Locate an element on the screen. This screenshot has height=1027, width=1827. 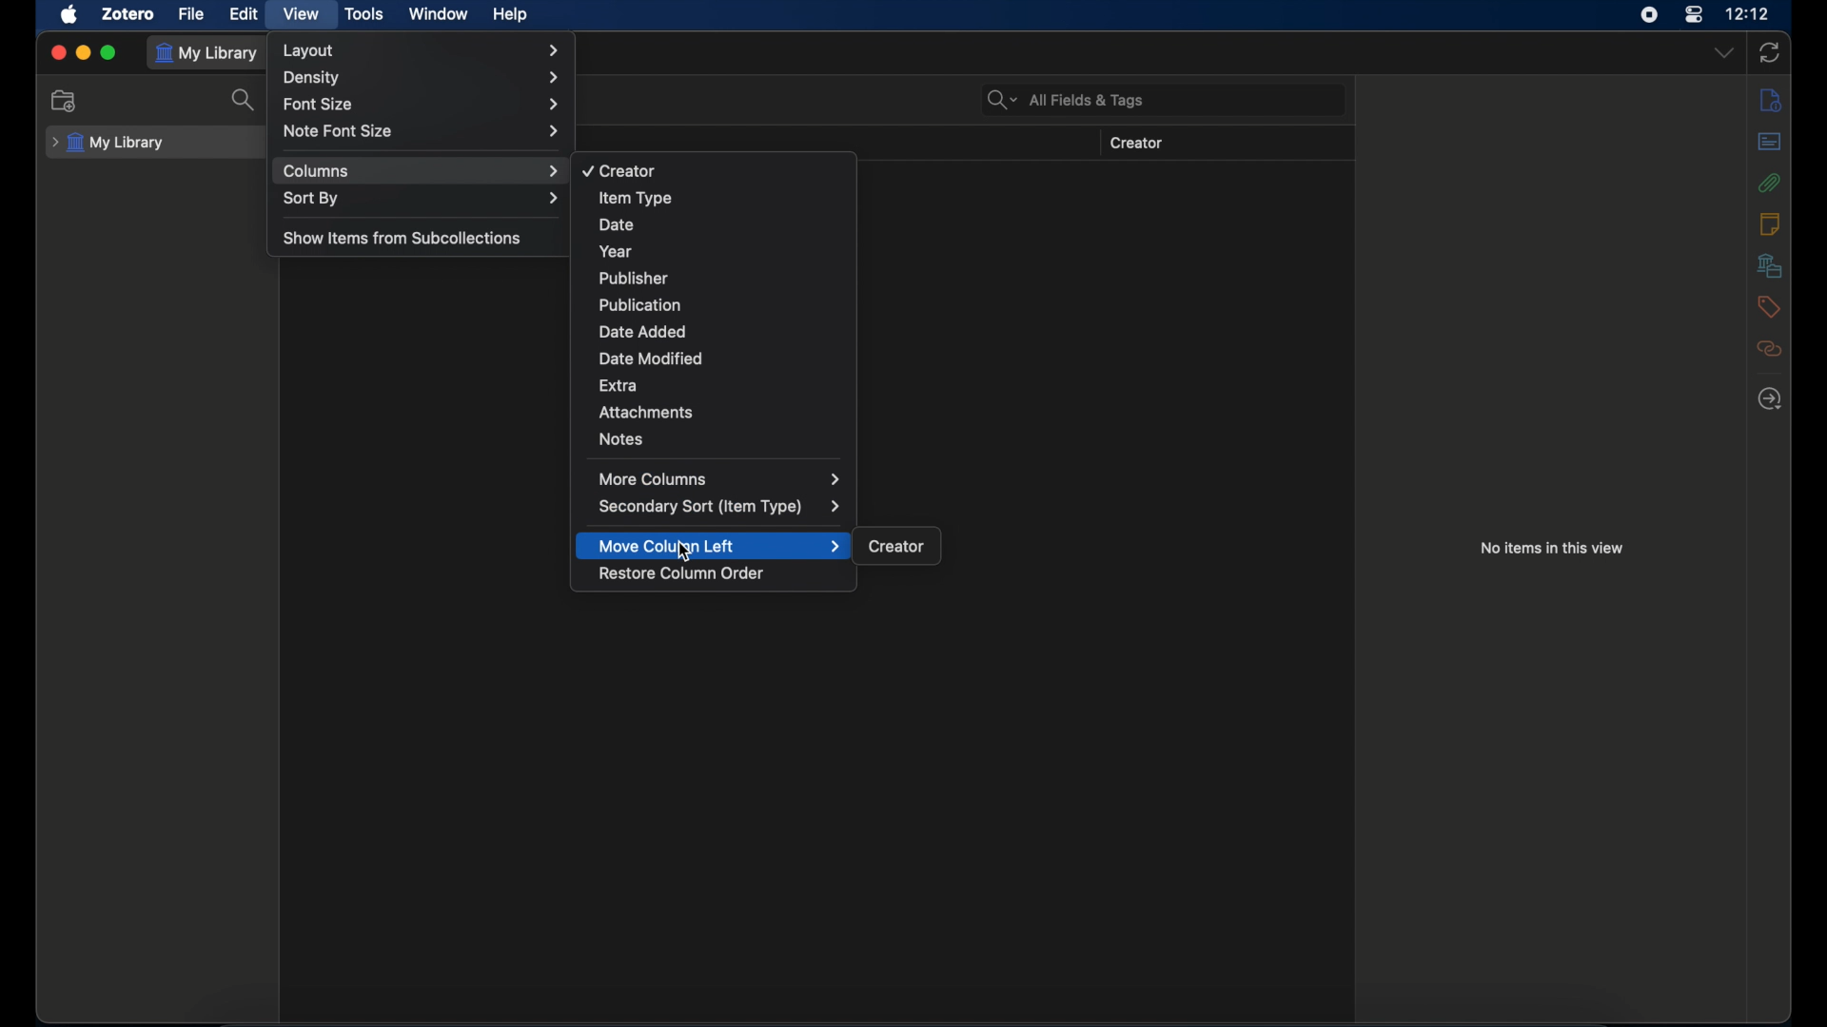
my library is located at coordinates (108, 144).